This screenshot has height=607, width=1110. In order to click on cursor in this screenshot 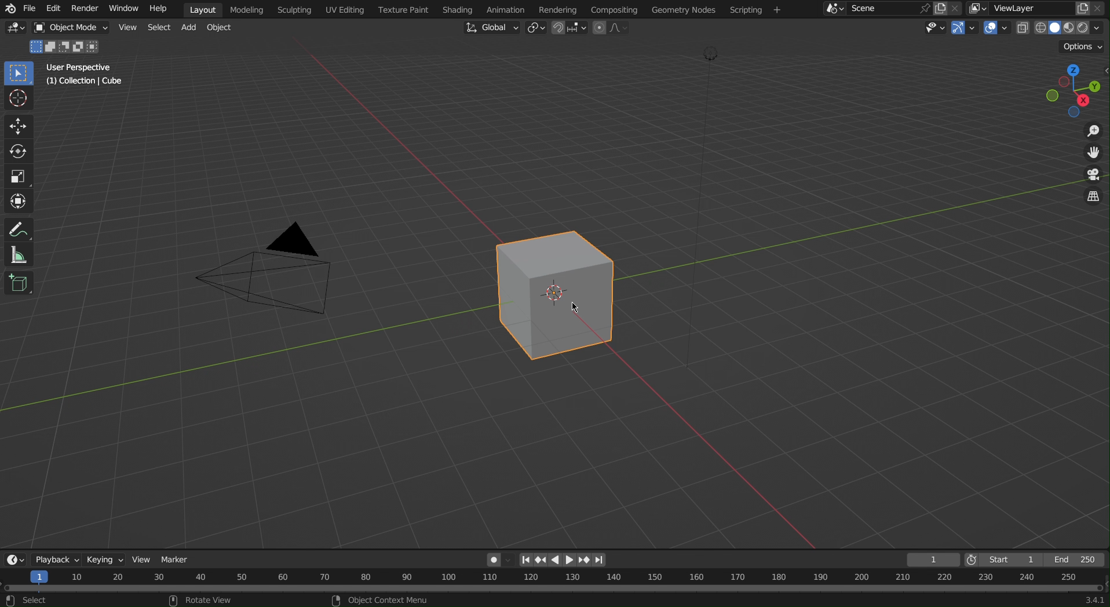, I will do `click(578, 308)`.